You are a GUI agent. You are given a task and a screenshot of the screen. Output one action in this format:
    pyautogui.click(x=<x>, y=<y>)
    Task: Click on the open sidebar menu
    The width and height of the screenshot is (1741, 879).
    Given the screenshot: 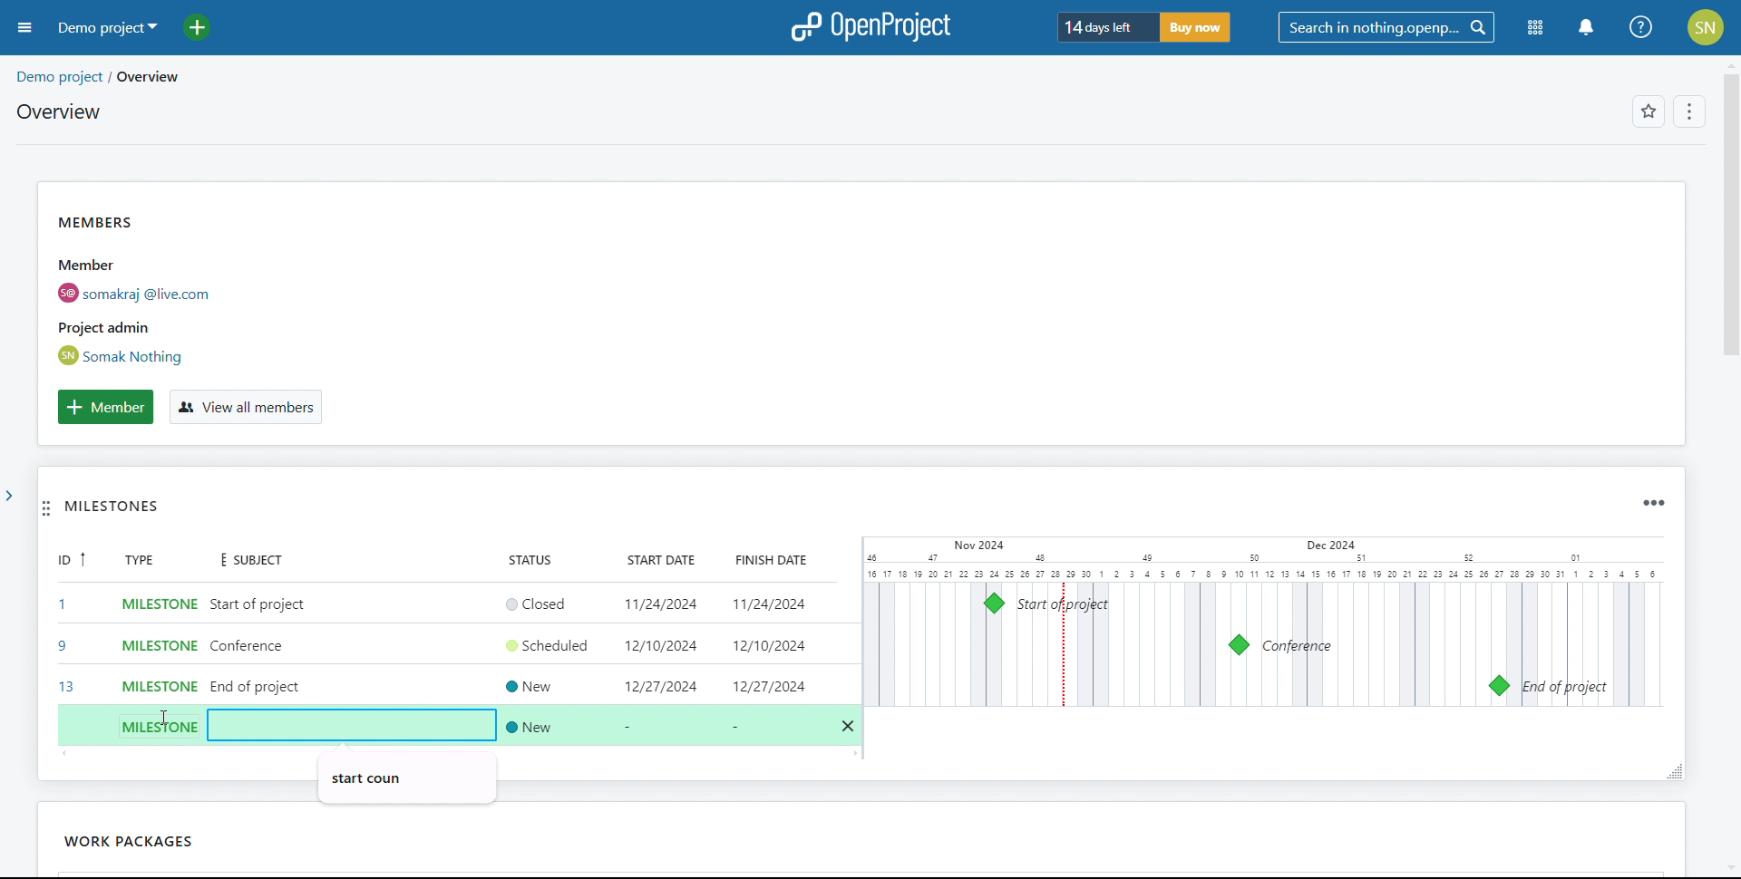 What is the action you would take?
    pyautogui.click(x=25, y=28)
    